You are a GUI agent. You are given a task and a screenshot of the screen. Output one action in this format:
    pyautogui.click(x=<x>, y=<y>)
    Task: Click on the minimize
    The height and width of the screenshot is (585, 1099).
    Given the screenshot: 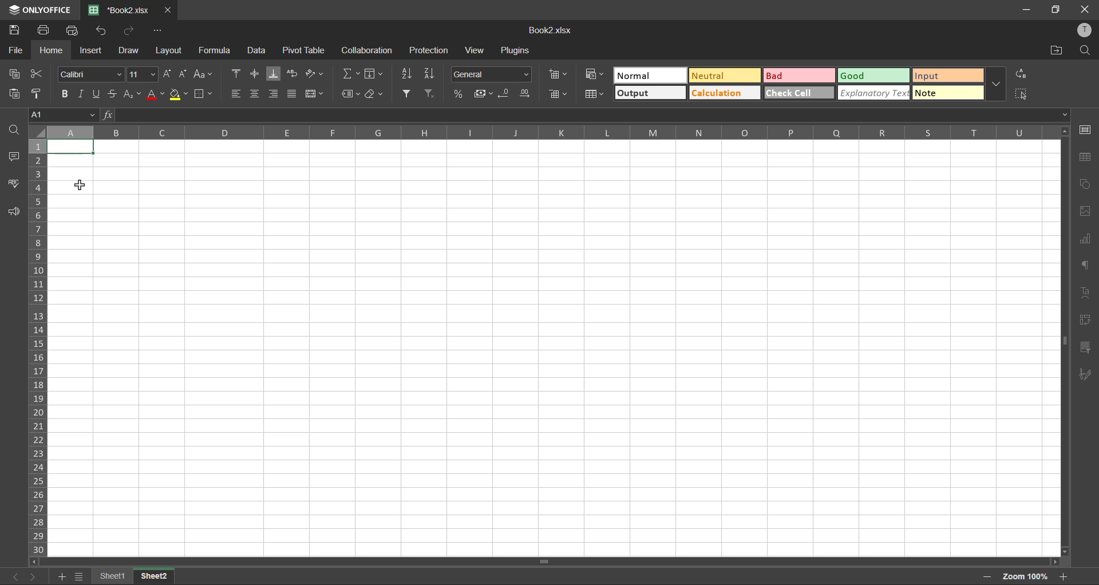 What is the action you would take?
    pyautogui.click(x=1028, y=9)
    